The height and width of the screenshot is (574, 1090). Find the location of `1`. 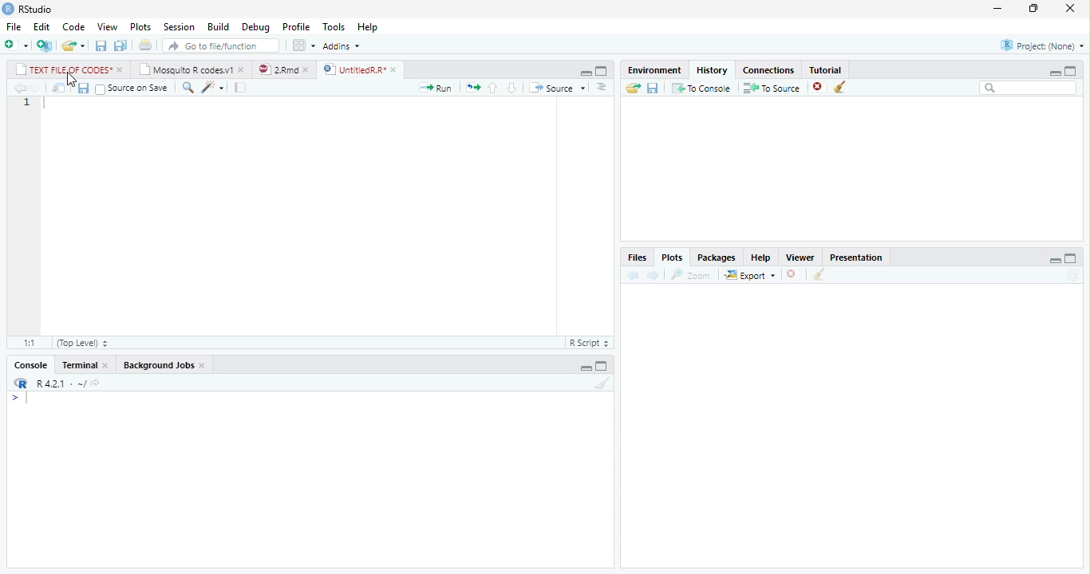

1 is located at coordinates (27, 103).